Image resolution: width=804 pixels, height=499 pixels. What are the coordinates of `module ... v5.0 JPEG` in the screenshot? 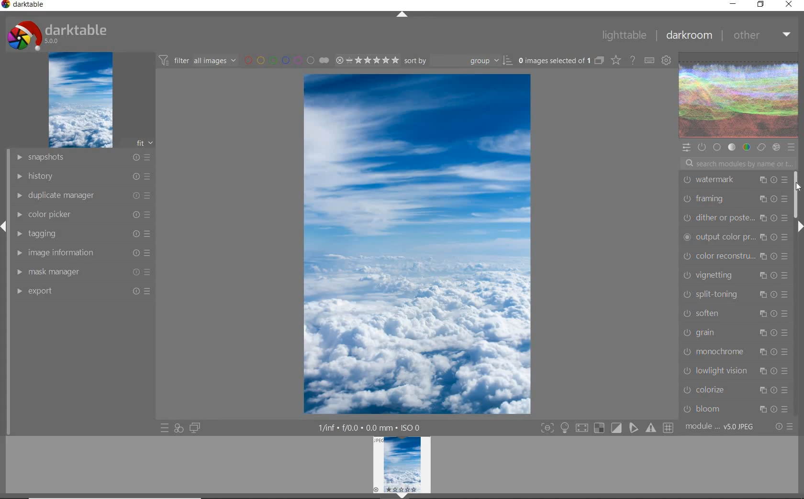 It's located at (720, 428).